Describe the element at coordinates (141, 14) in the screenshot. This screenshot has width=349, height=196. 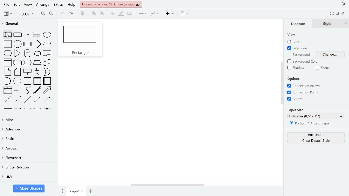
I see `connectors` at that location.